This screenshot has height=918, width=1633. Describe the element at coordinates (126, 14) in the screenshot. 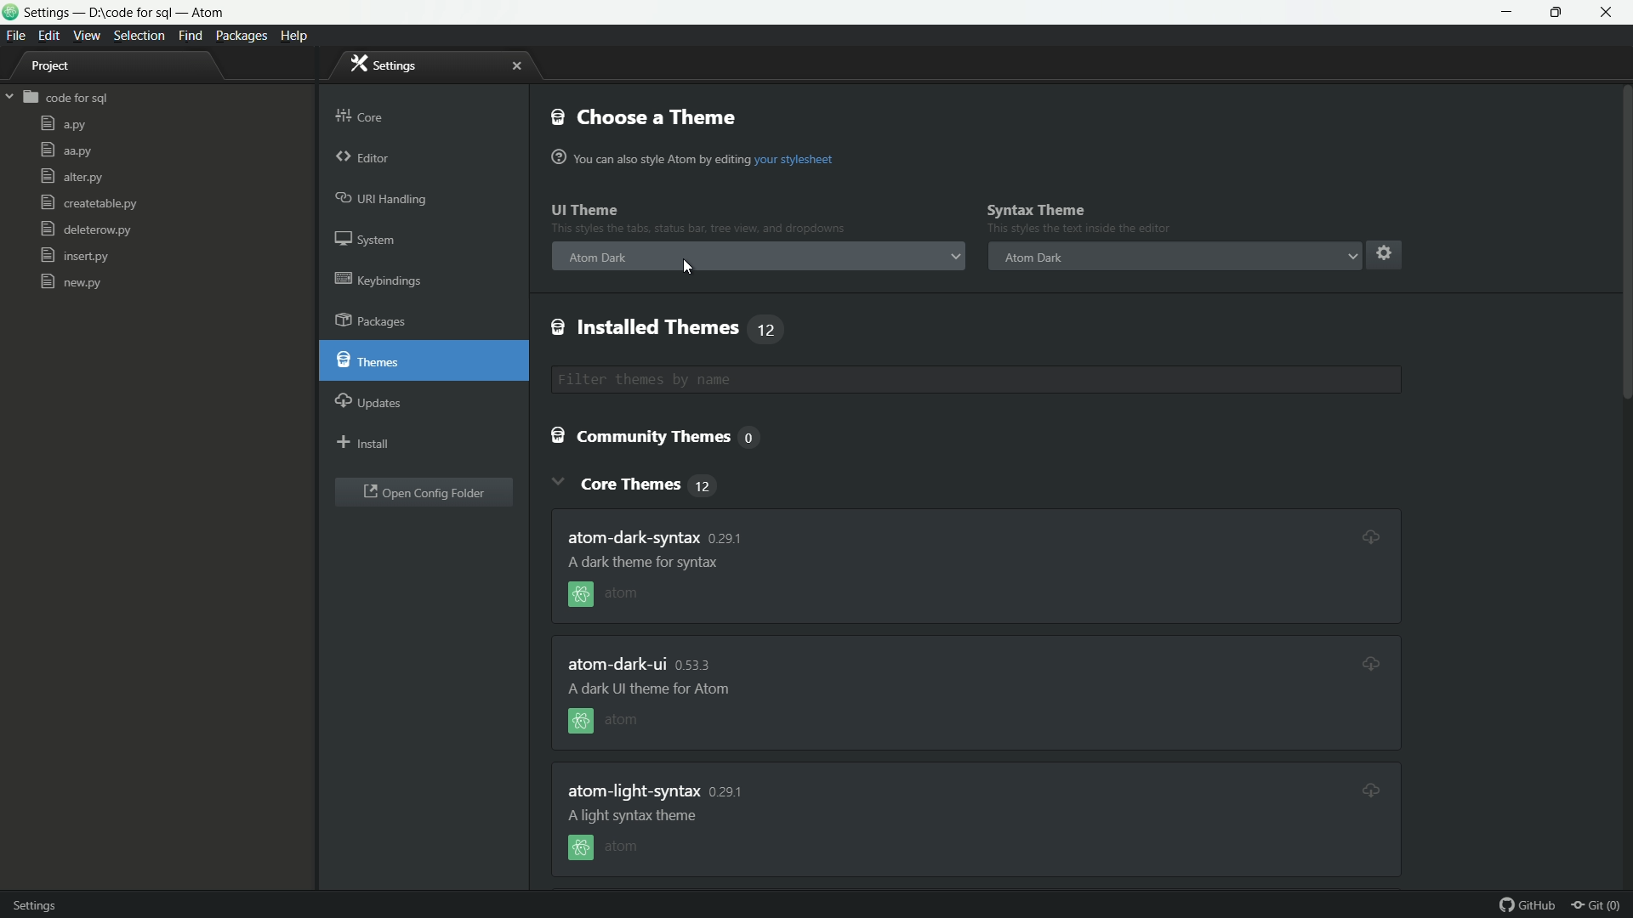

I see `project D:\code for sql - atom` at that location.